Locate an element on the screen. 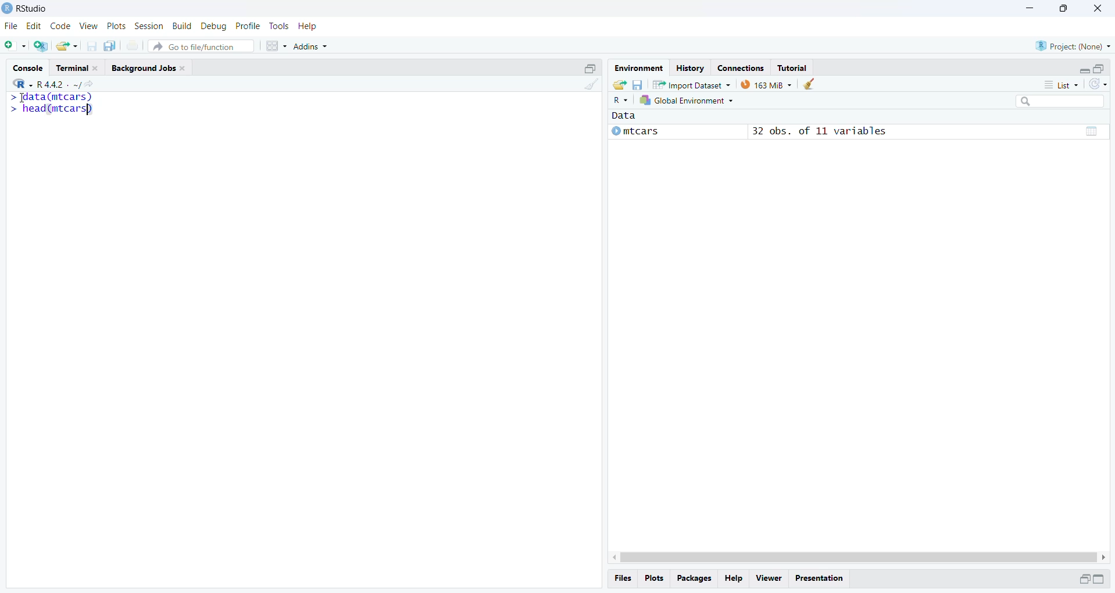 The image size is (1115, 593). tools is located at coordinates (280, 26).